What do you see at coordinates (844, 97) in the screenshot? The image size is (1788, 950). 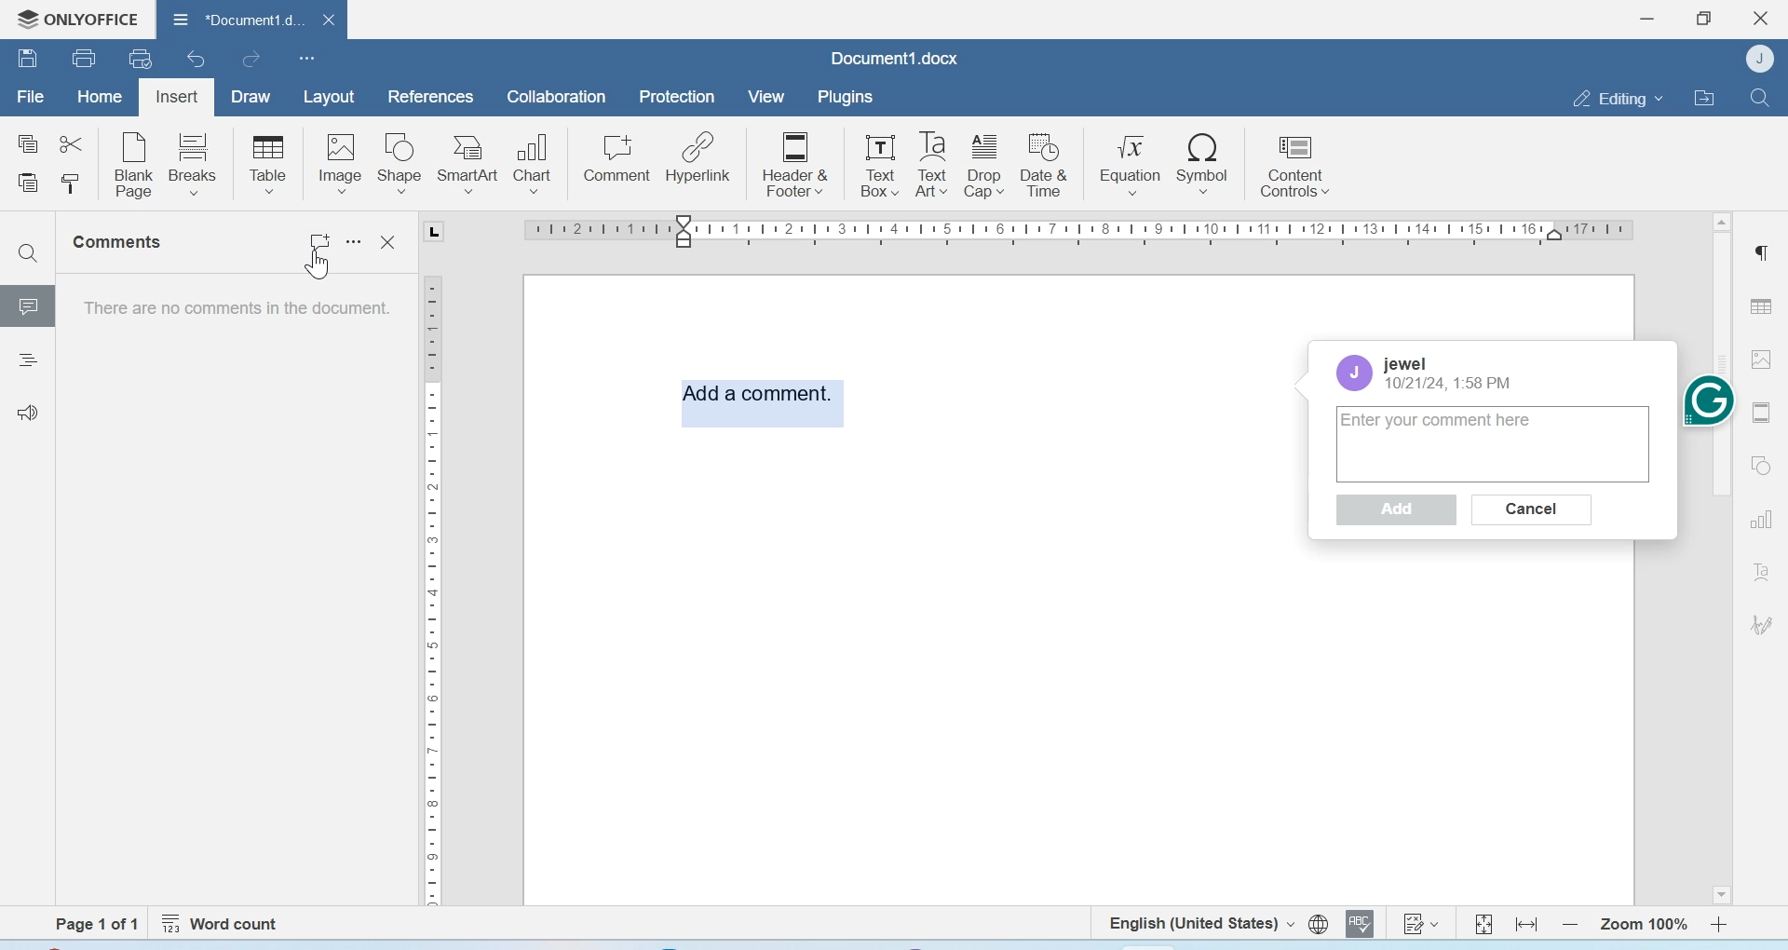 I see `Plugins` at bounding box center [844, 97].